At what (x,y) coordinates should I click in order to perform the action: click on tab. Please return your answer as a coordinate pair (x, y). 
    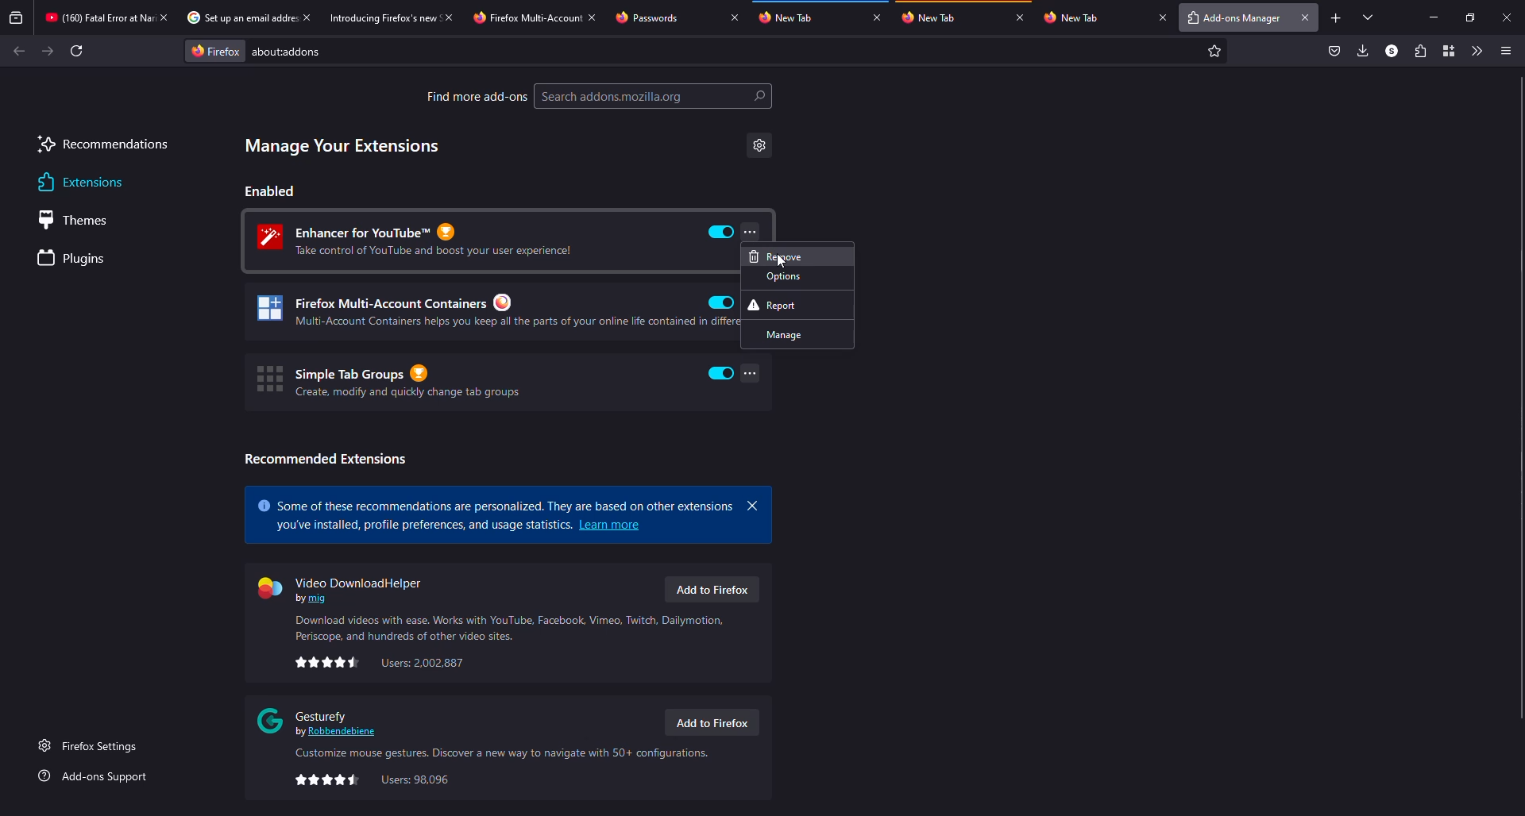
    Looking at the image, I should click on (526, 18).